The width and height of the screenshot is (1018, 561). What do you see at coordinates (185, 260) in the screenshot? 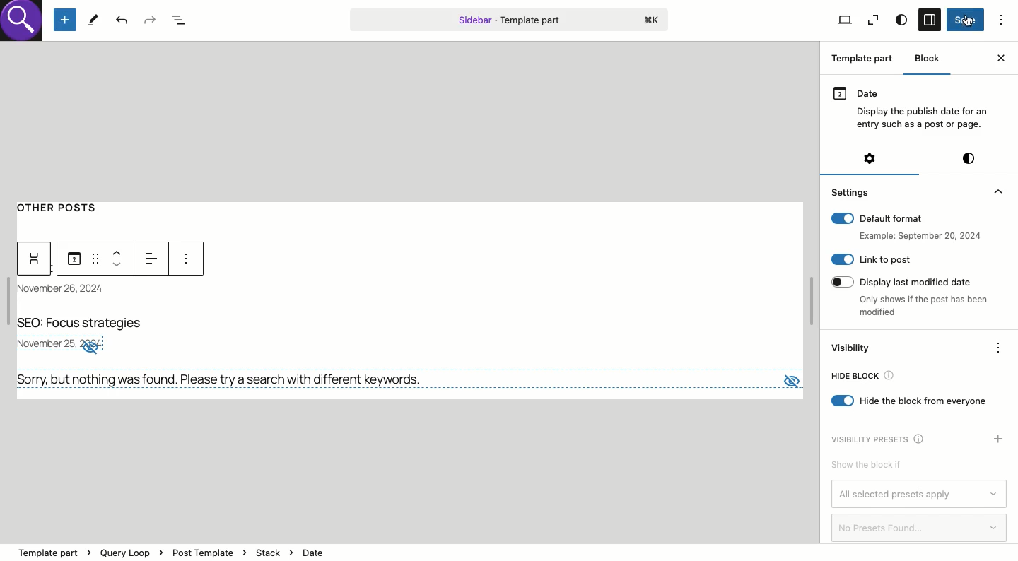
I see `more options` at bounding box center [185, 260].